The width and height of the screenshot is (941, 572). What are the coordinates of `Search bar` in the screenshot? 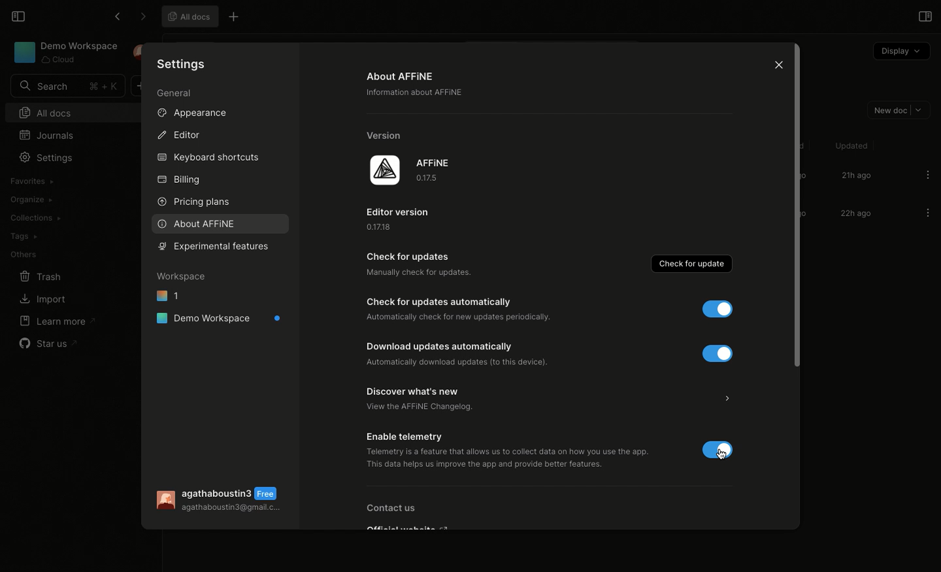 It's located at (66, 86).